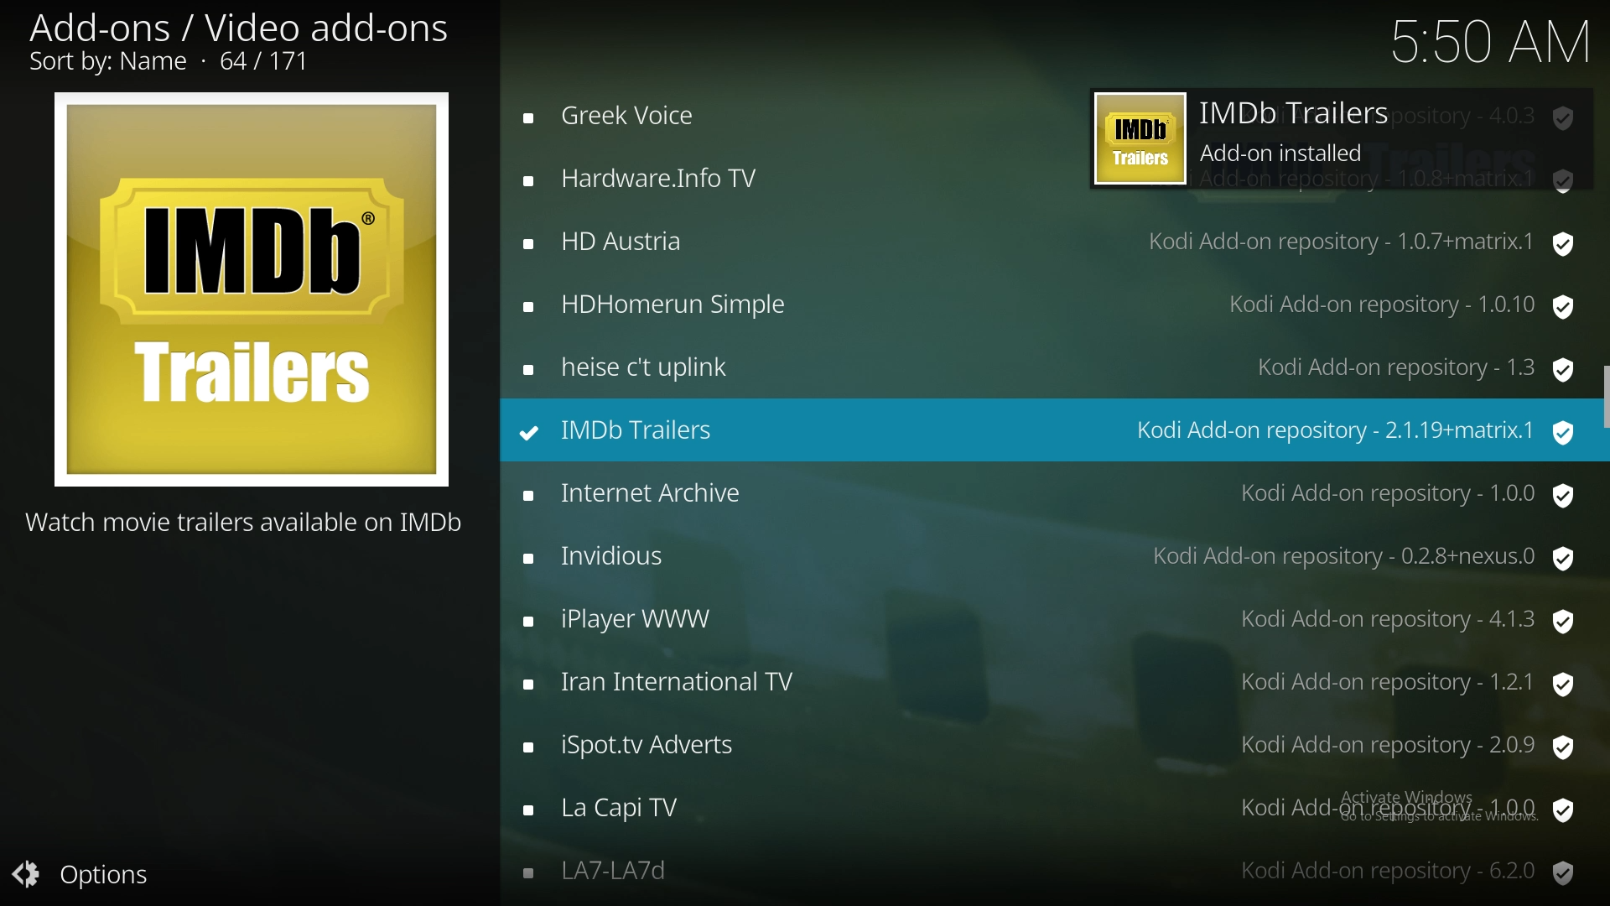 The height and width of the screenshot is (906, 1610). I want to click on add on, so click(1048, 687).